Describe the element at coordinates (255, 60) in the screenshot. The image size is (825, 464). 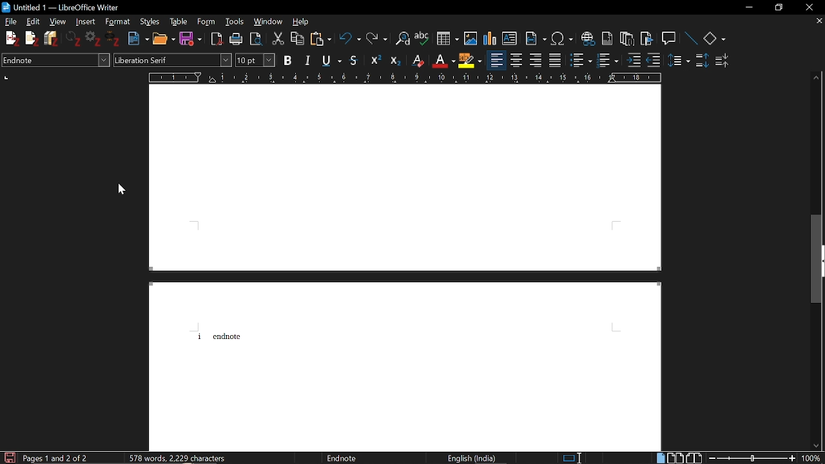
I see `Font size` at that location.